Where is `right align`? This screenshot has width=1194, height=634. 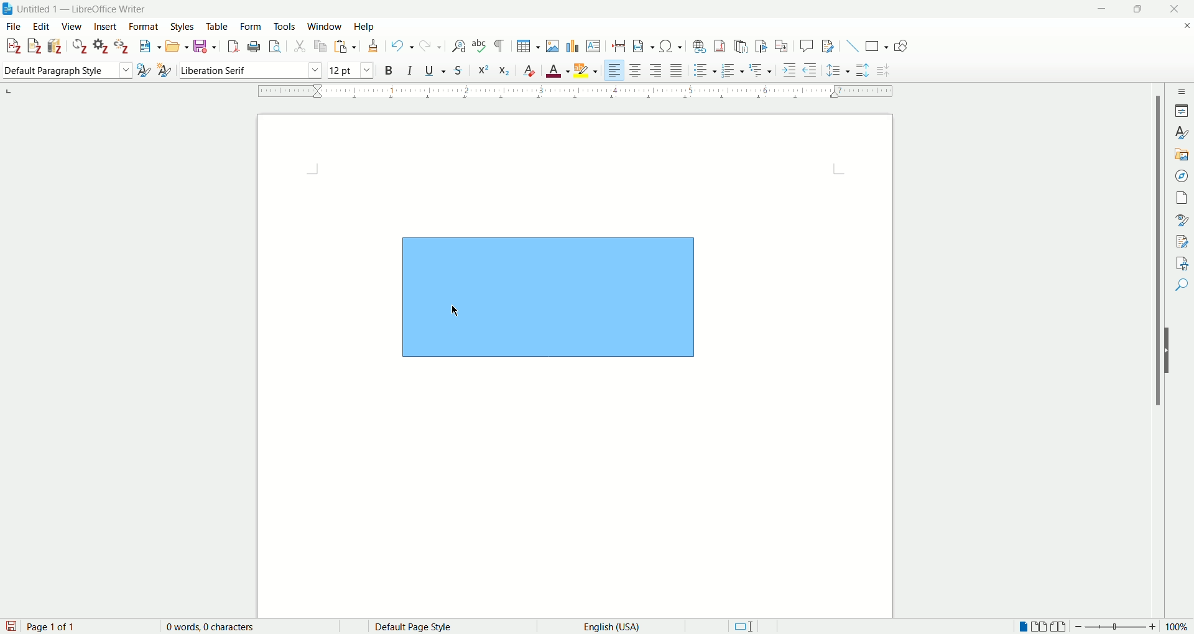
right align is located at coordinates (655, 70).